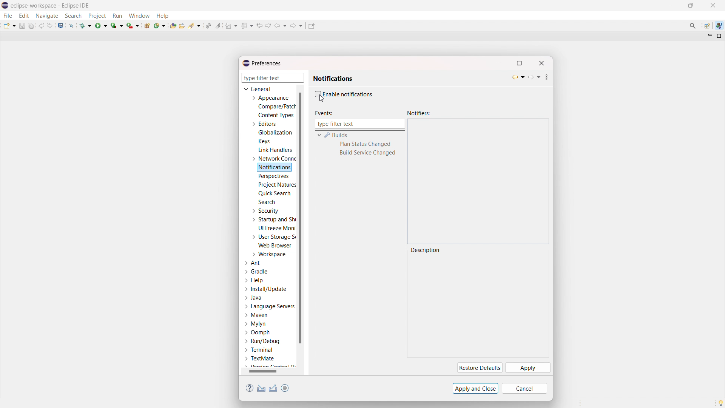 This screenshot has height=408, width=725. What do you see at coordinates (693, 26) in the screenshot?
I see `access commands and other items` at bounding box center [693, 26].